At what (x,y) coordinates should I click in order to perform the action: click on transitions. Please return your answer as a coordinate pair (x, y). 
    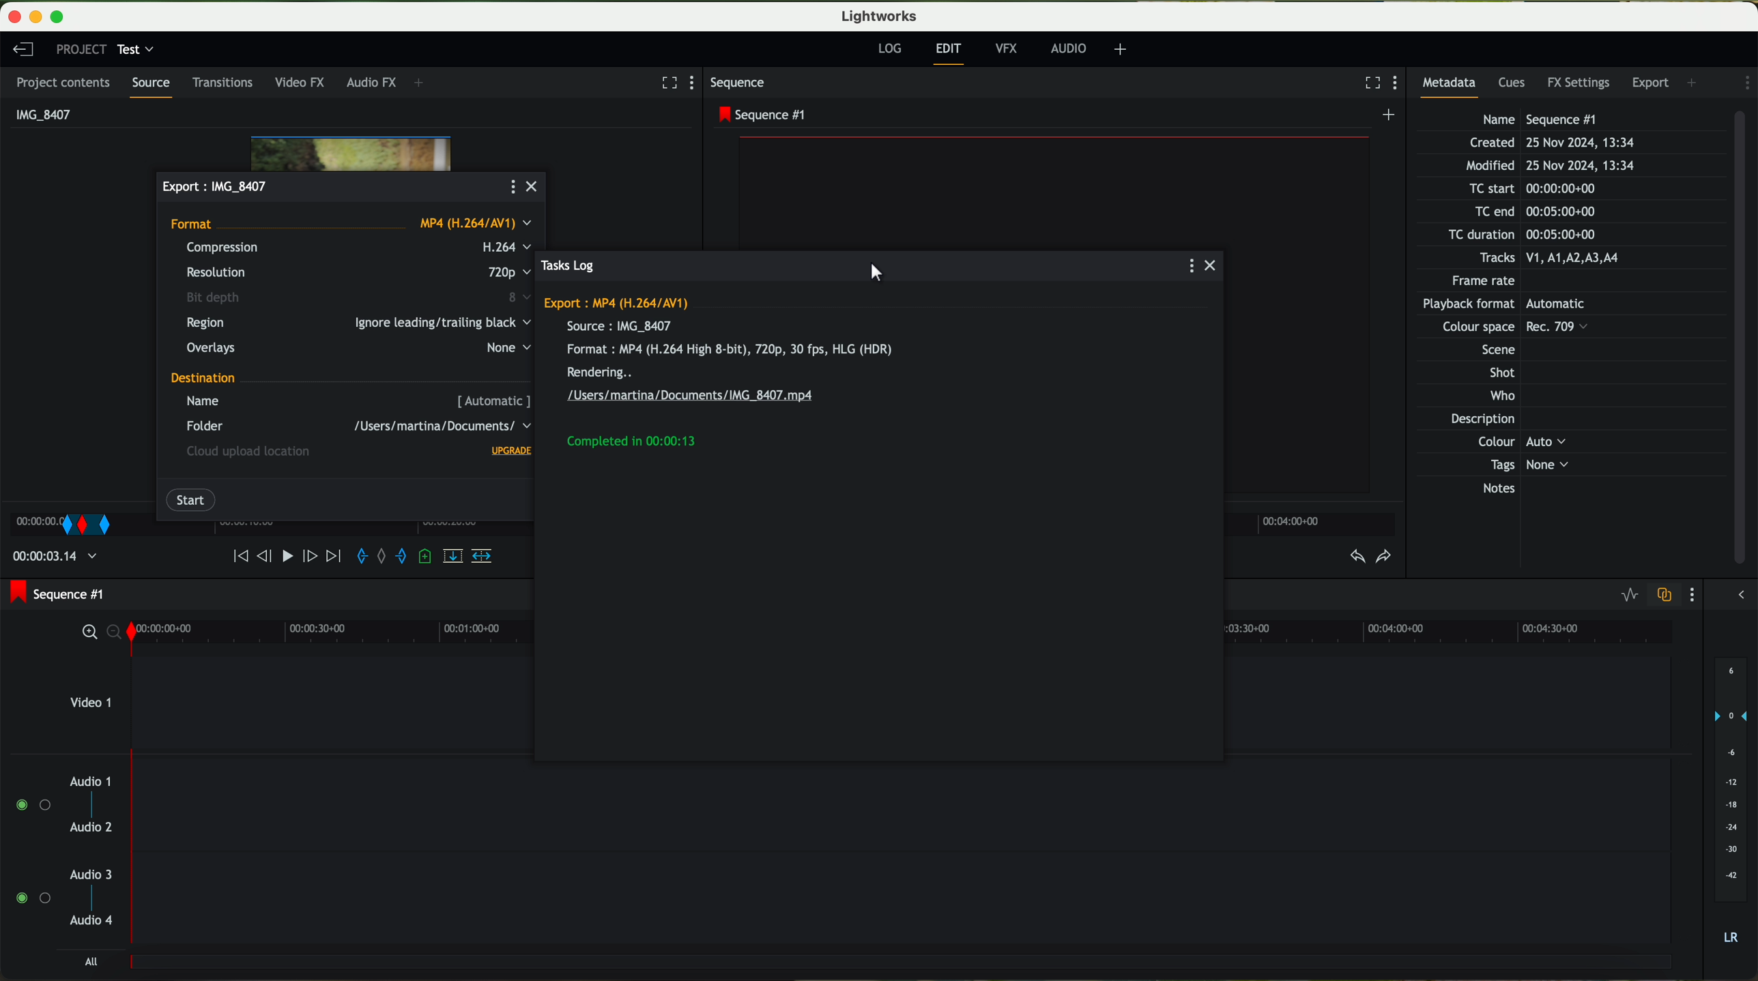
    Looking at the image, I should click on (226, 82).